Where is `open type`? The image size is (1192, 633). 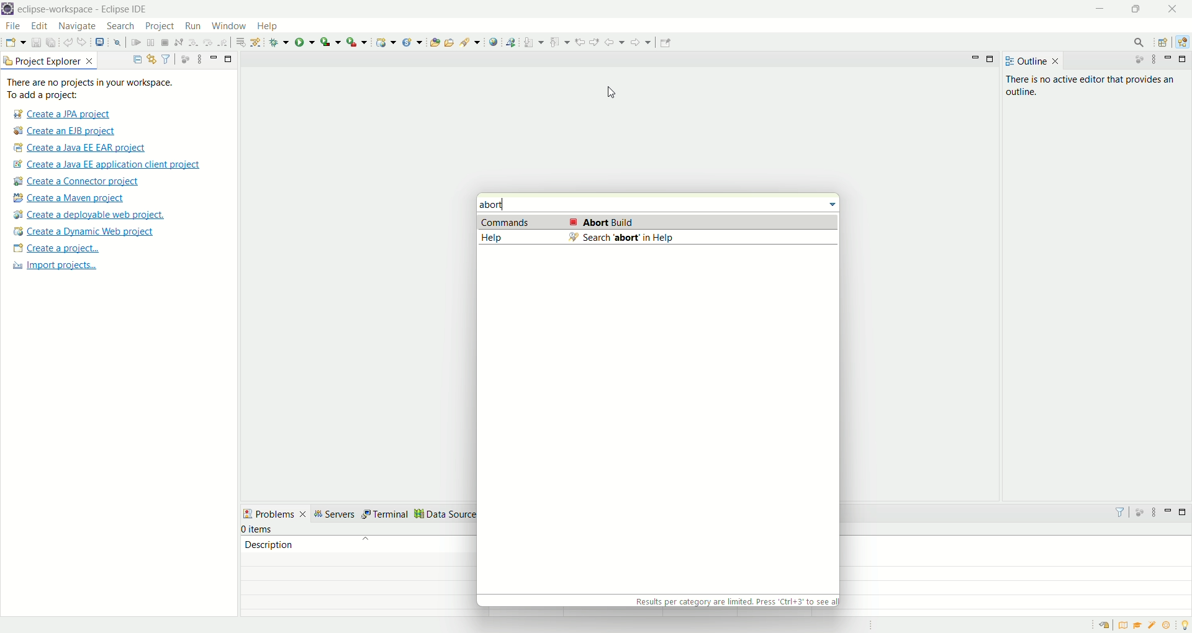
open type is located at coordinates (434, 43).